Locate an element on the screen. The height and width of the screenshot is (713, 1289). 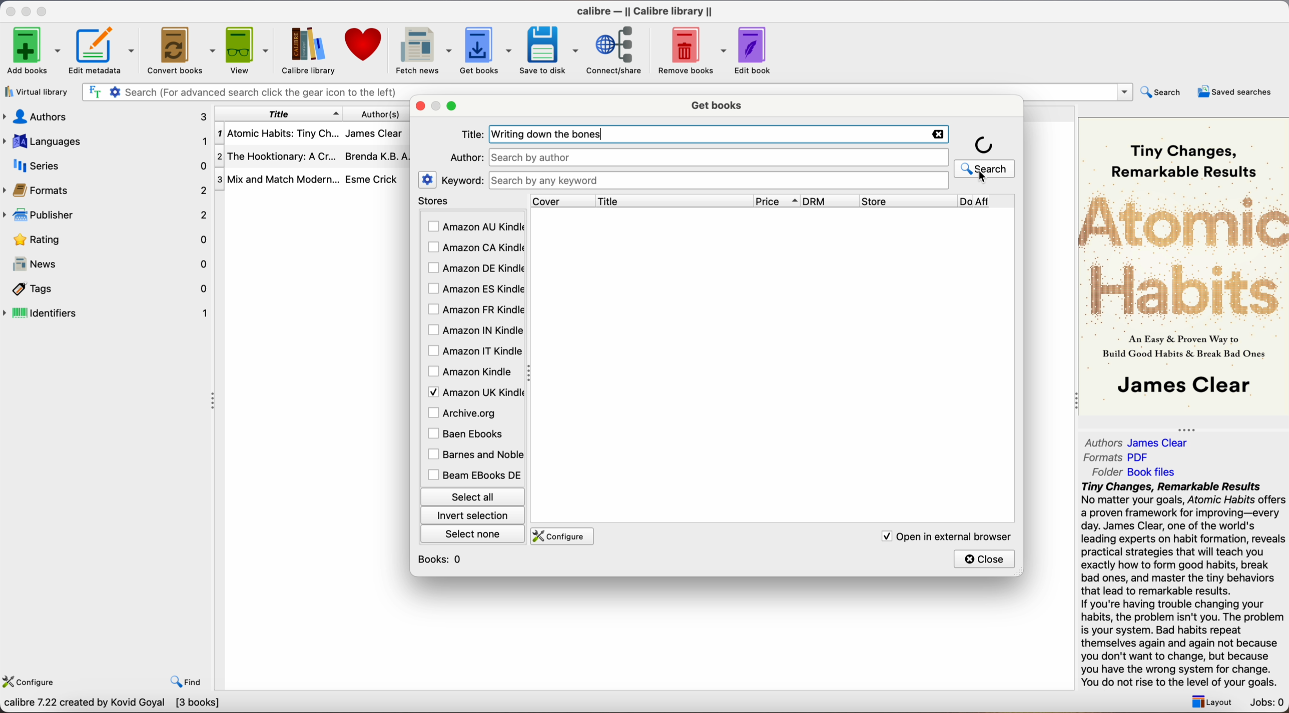
author is located at coordinates (465, 157).